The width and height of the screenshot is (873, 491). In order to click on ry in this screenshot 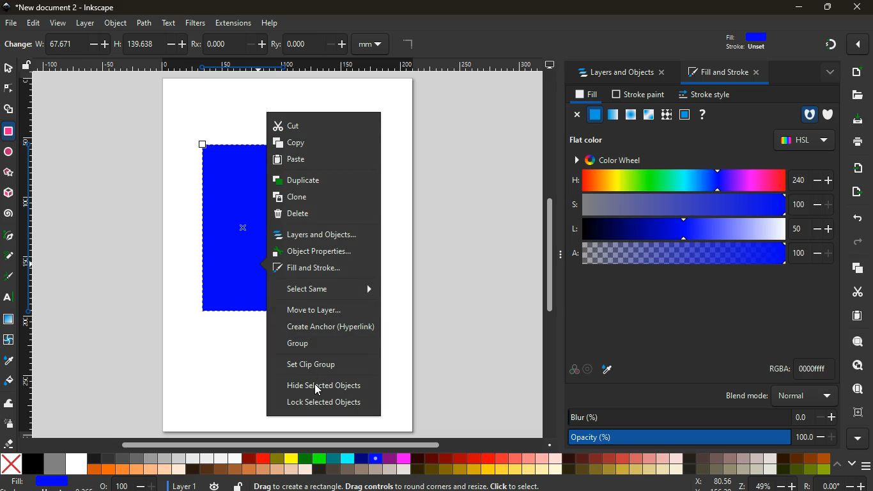, I will do `click(309, 44)`.